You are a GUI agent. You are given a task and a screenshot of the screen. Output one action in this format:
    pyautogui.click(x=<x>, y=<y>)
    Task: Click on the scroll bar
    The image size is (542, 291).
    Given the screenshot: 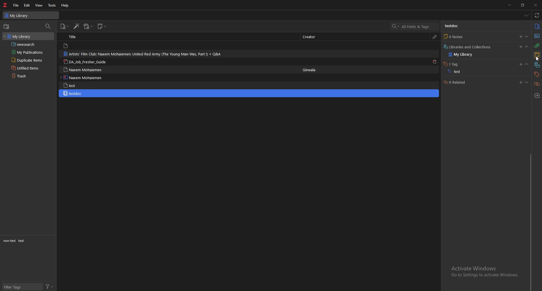 What is the action you would take?
    pyautogui.click(x=531, y=222)
    